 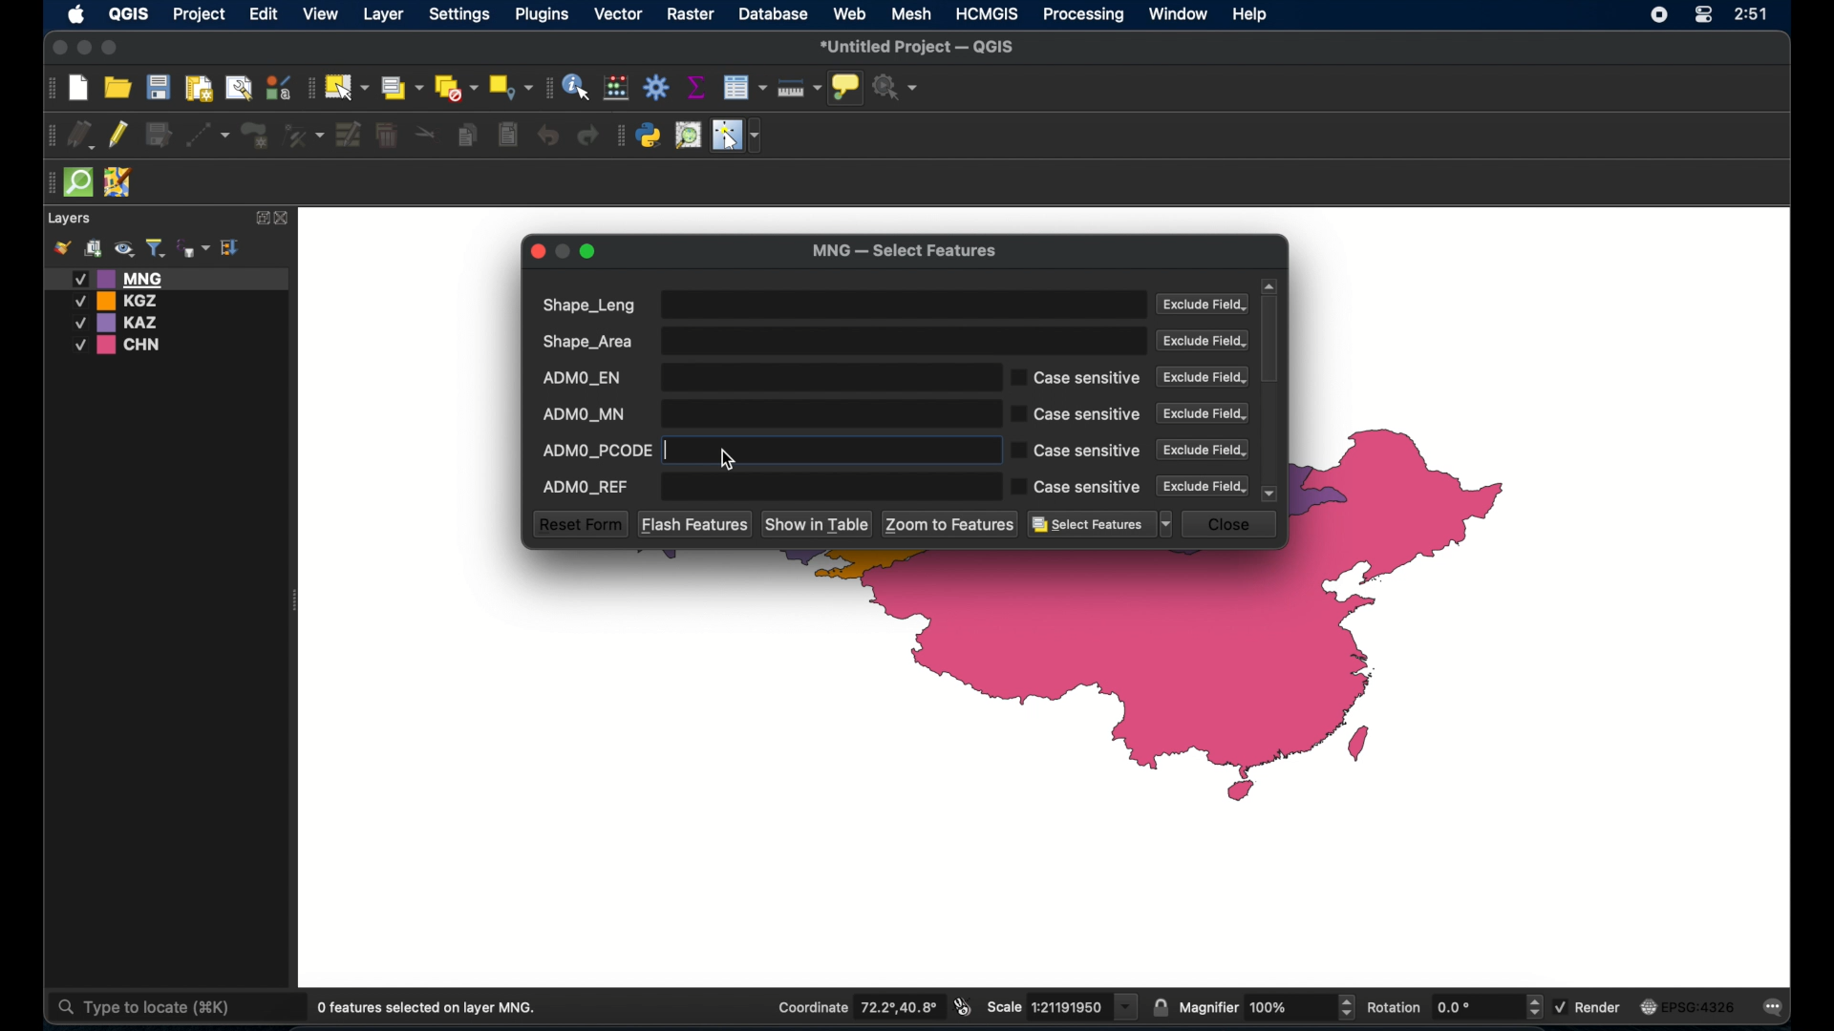 I want to click on MNG - Select features, so click(x=905, y=252).